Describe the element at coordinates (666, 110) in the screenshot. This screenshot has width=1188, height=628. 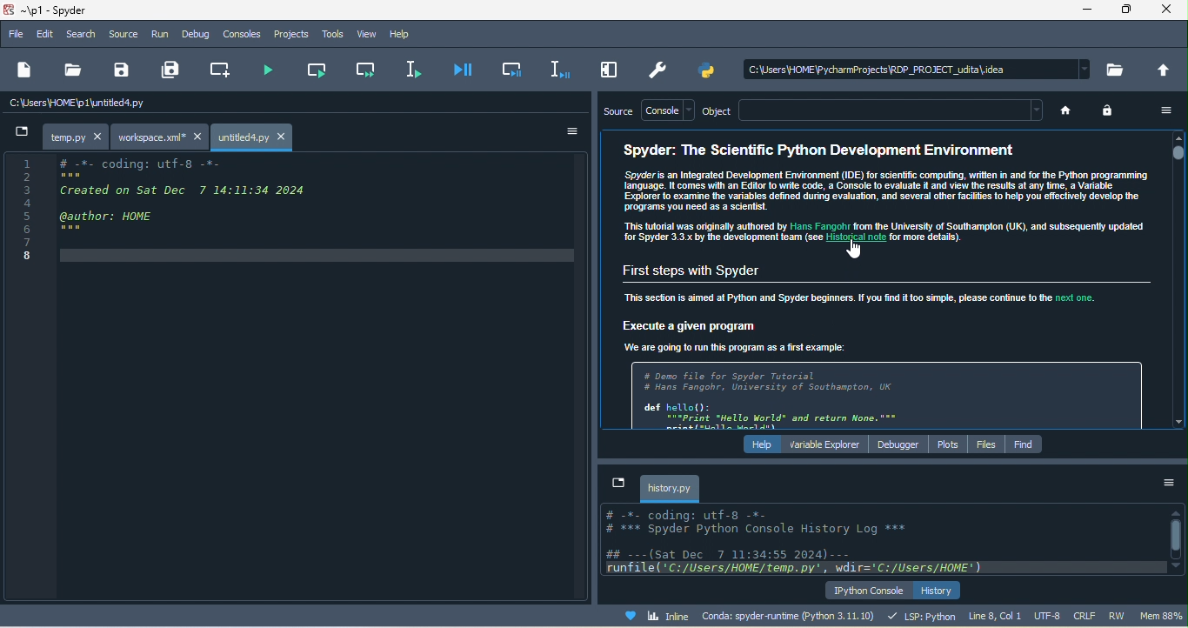
I see `console` at that location.